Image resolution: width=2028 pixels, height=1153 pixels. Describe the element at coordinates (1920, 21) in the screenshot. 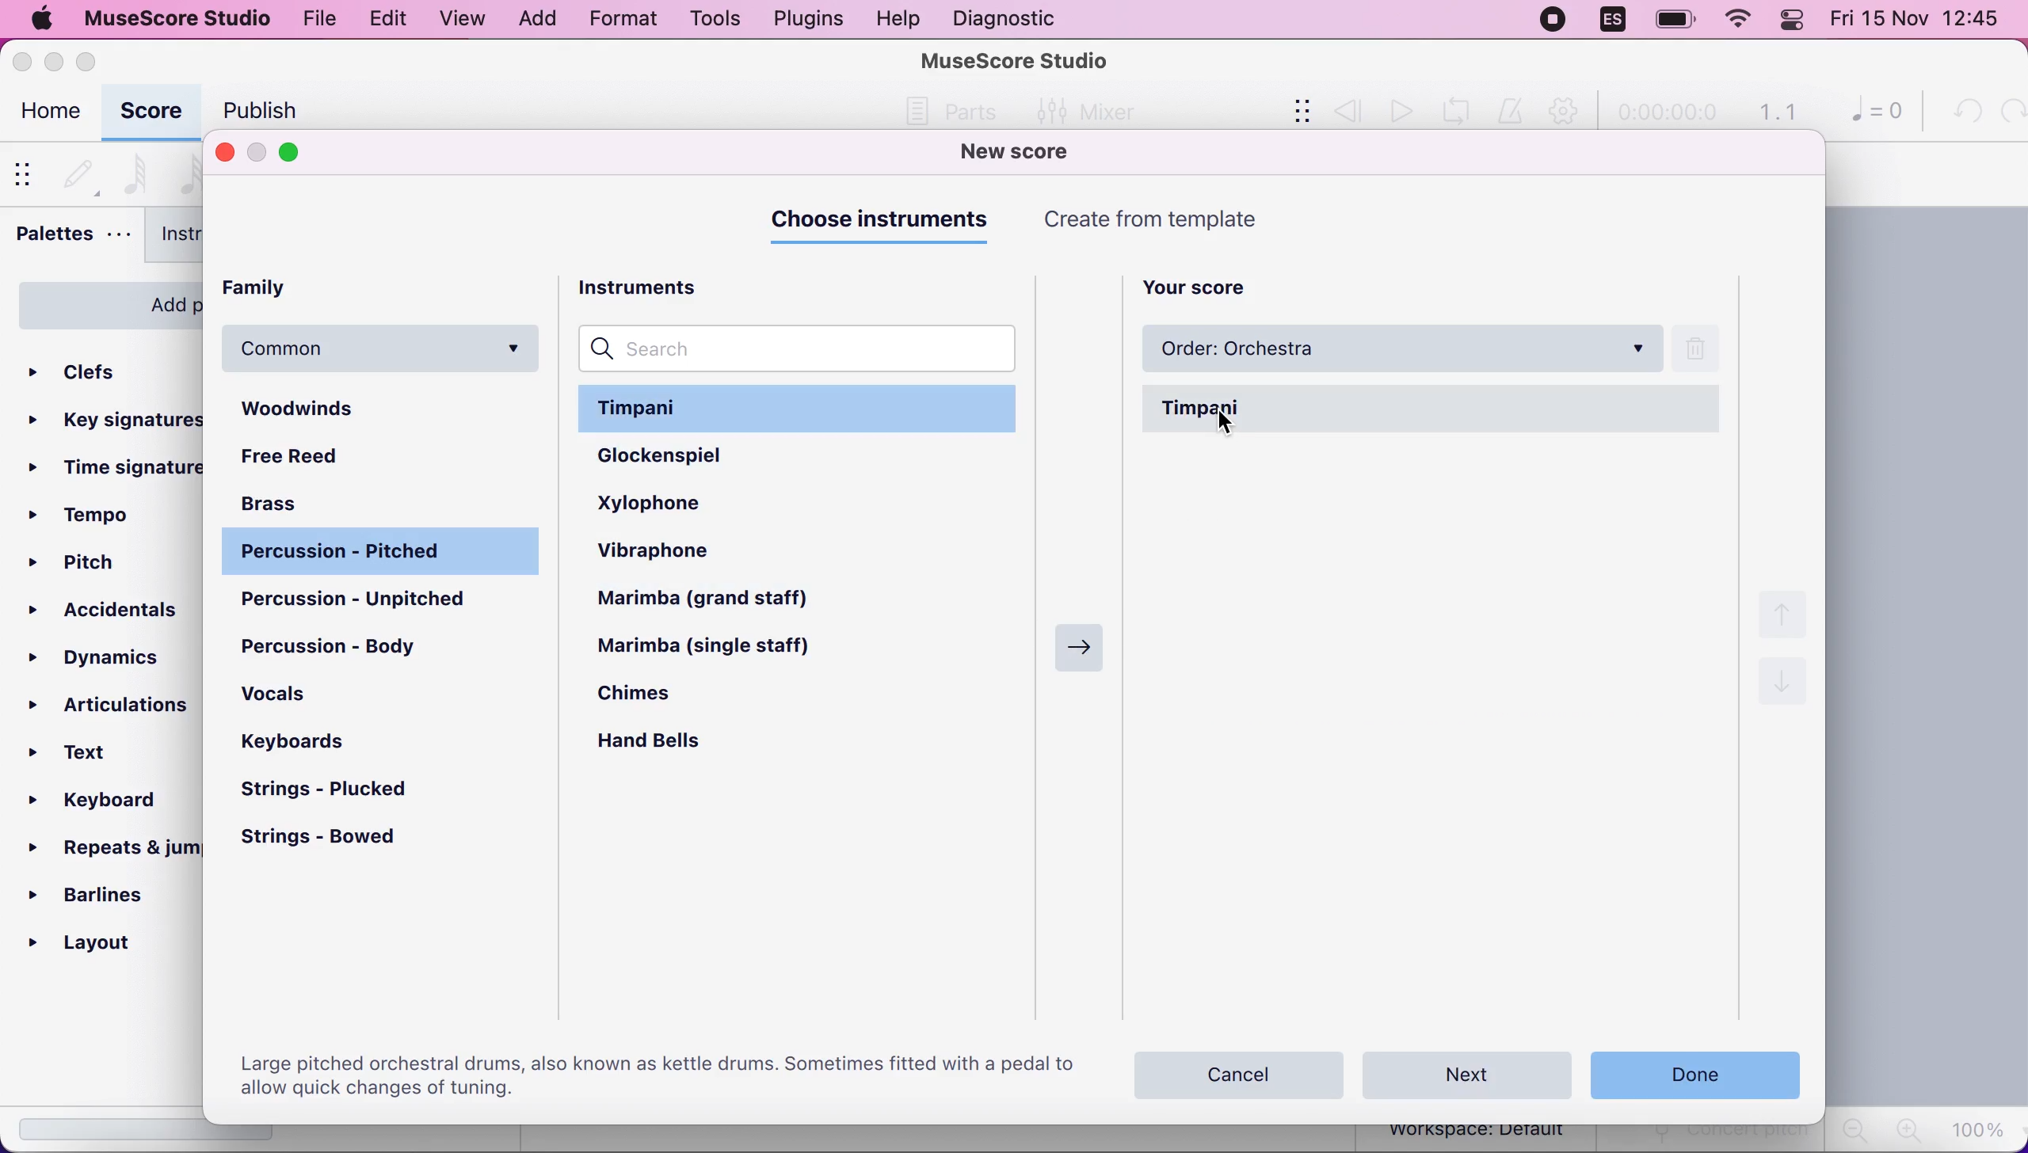

I see `Fri 15 Nov 12:44` at that location.